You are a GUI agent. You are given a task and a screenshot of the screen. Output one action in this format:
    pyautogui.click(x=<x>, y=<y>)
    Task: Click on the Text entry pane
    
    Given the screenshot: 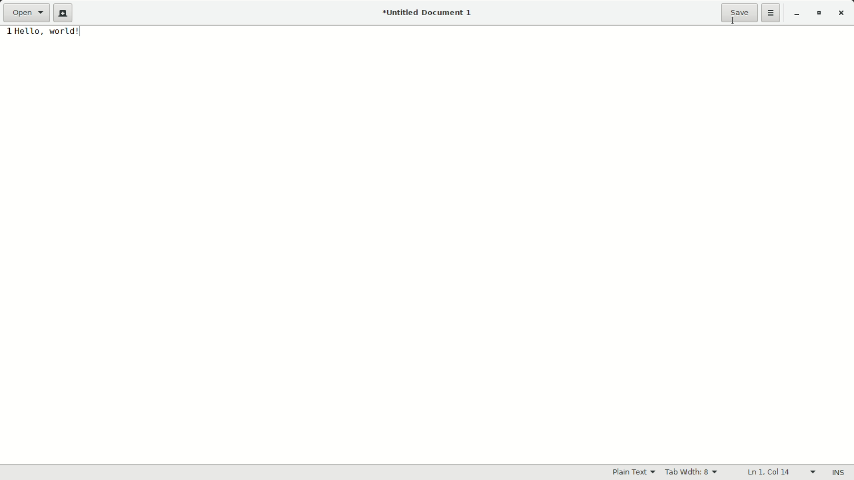 What is the action you would take?
    pyautogui.click(x=429, y=254)
    